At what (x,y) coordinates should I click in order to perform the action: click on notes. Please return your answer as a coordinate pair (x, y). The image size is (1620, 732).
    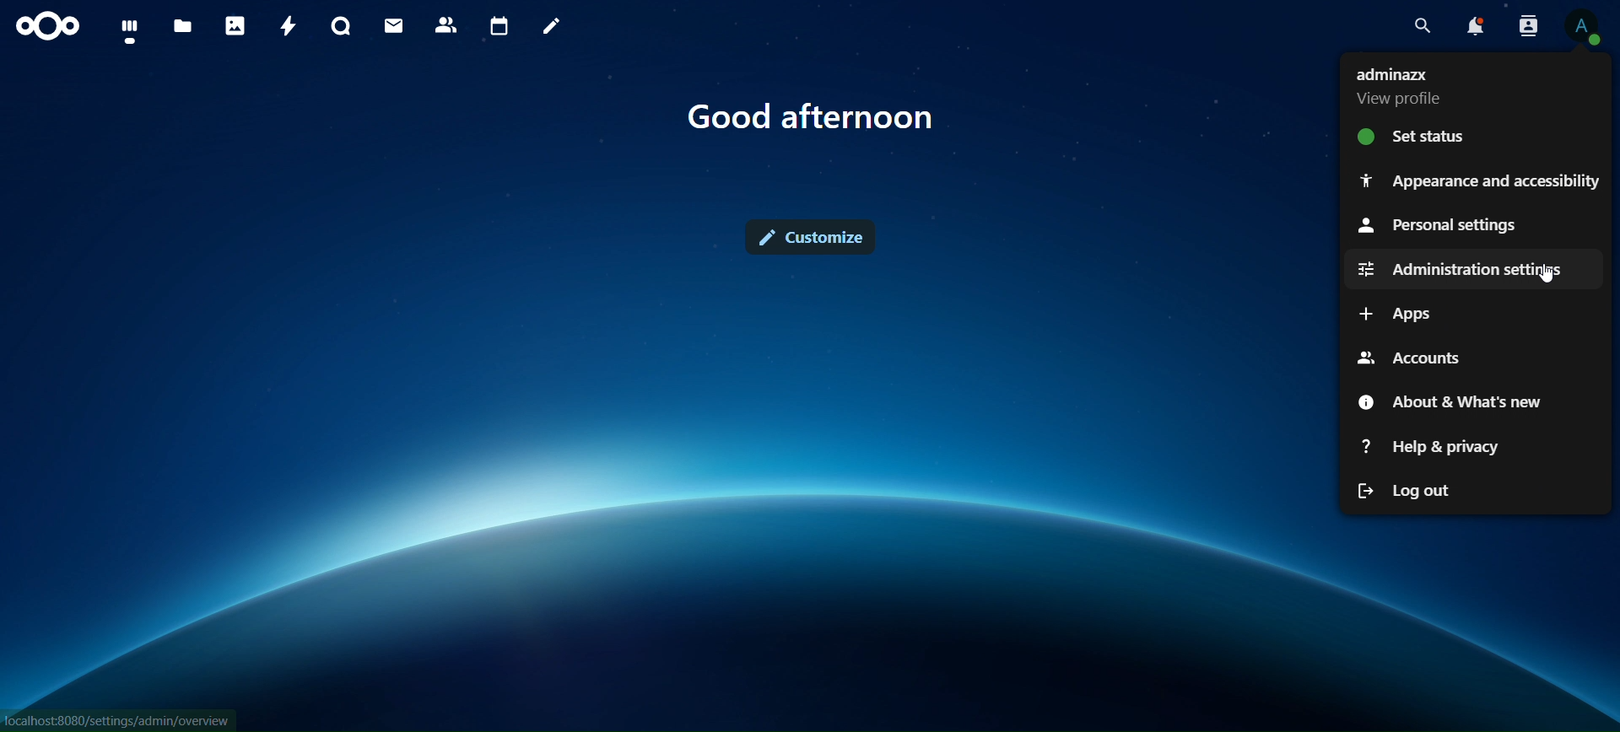
    Looking at the image, I should click on (555, 27).